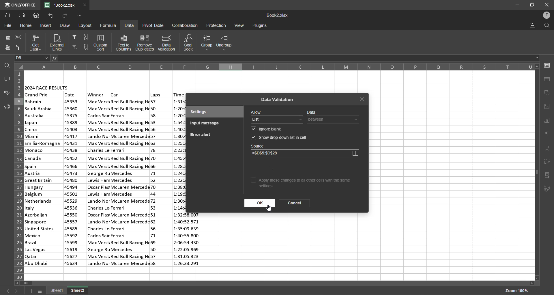  What do you see at coordinates (32, 58) in the screenshot?
I see `cell address` at bounding box center [32, 58].